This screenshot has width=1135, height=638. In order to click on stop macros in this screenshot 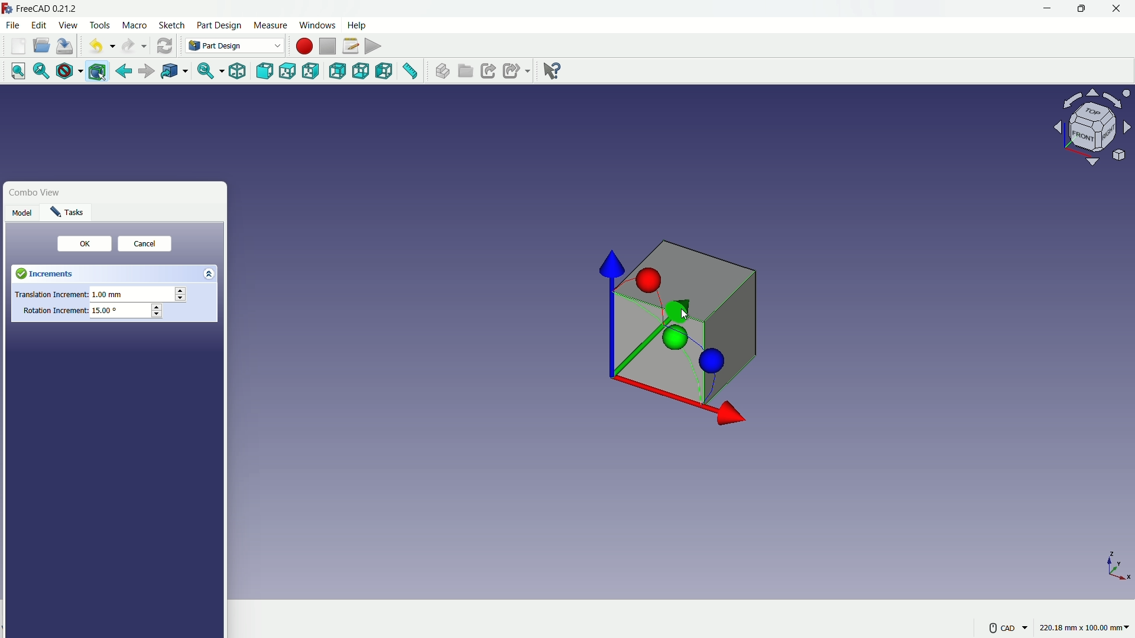, I will do `click(327, 47)`.